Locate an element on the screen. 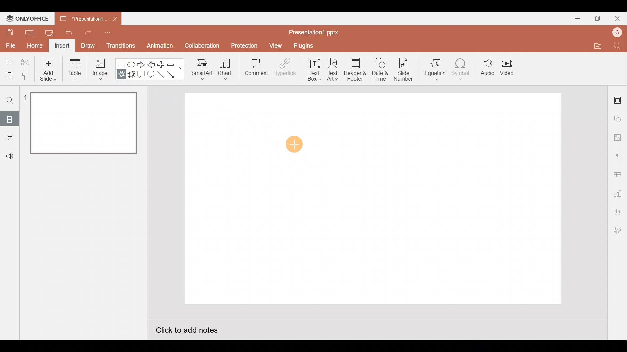  Slide 1 is located at coordinates (79, 123).